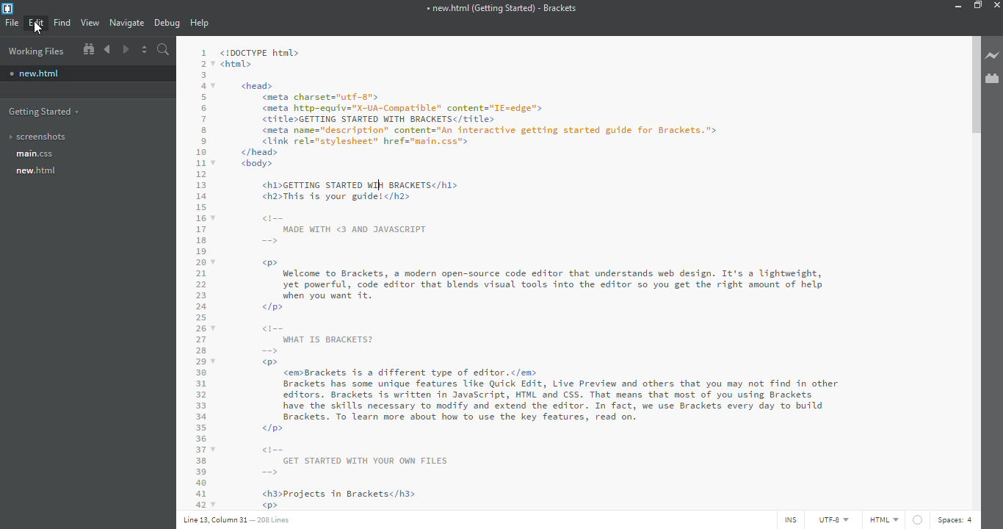 This screenshot has height=529, width=1003. Describe the element at coordinates (164, 49) in the screenshot. I see `search` at that location.